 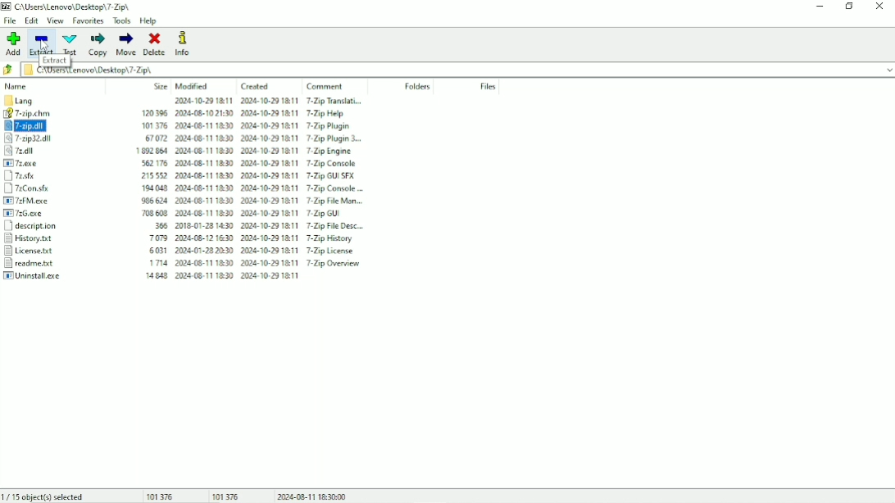 I want to click on Extract, so click(x=42, y=43).